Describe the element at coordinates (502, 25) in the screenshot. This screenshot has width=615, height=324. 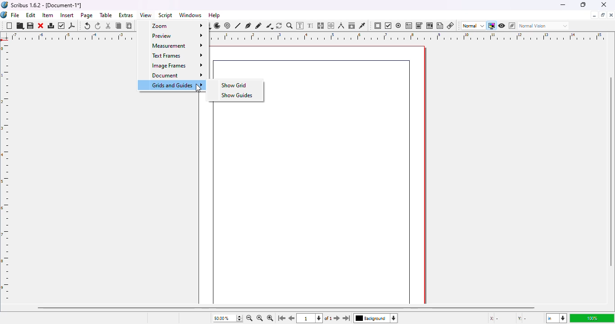
I see `preview mode` at that location.